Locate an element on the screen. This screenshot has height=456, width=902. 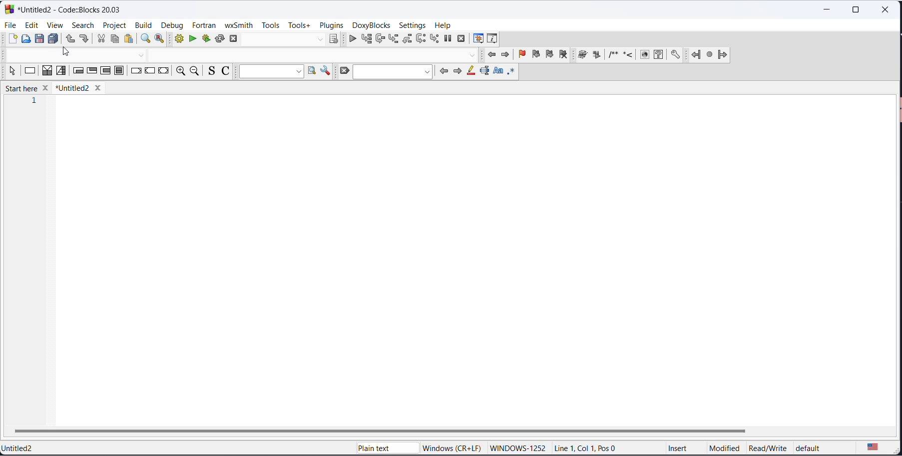
stop debugging is located at coordinates (460, 40).